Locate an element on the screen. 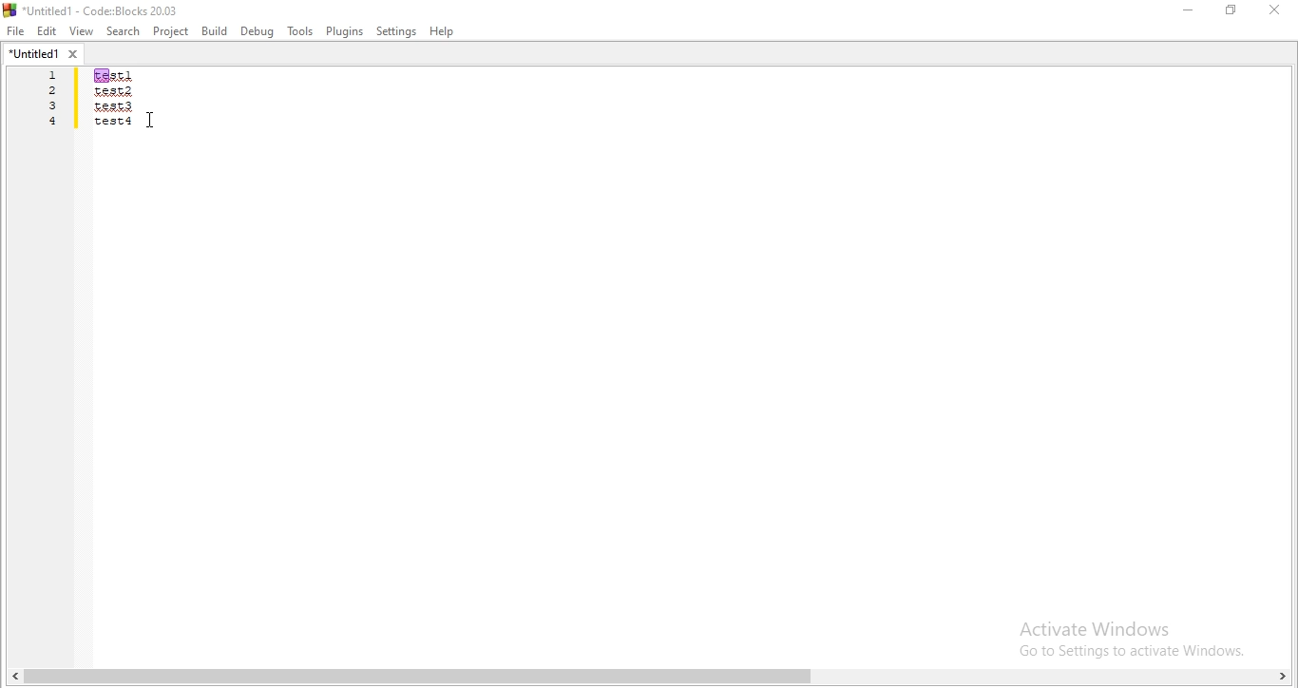 The width and height of the screenshot is (1298, 688). Search  is located at coordinates (124, 32).